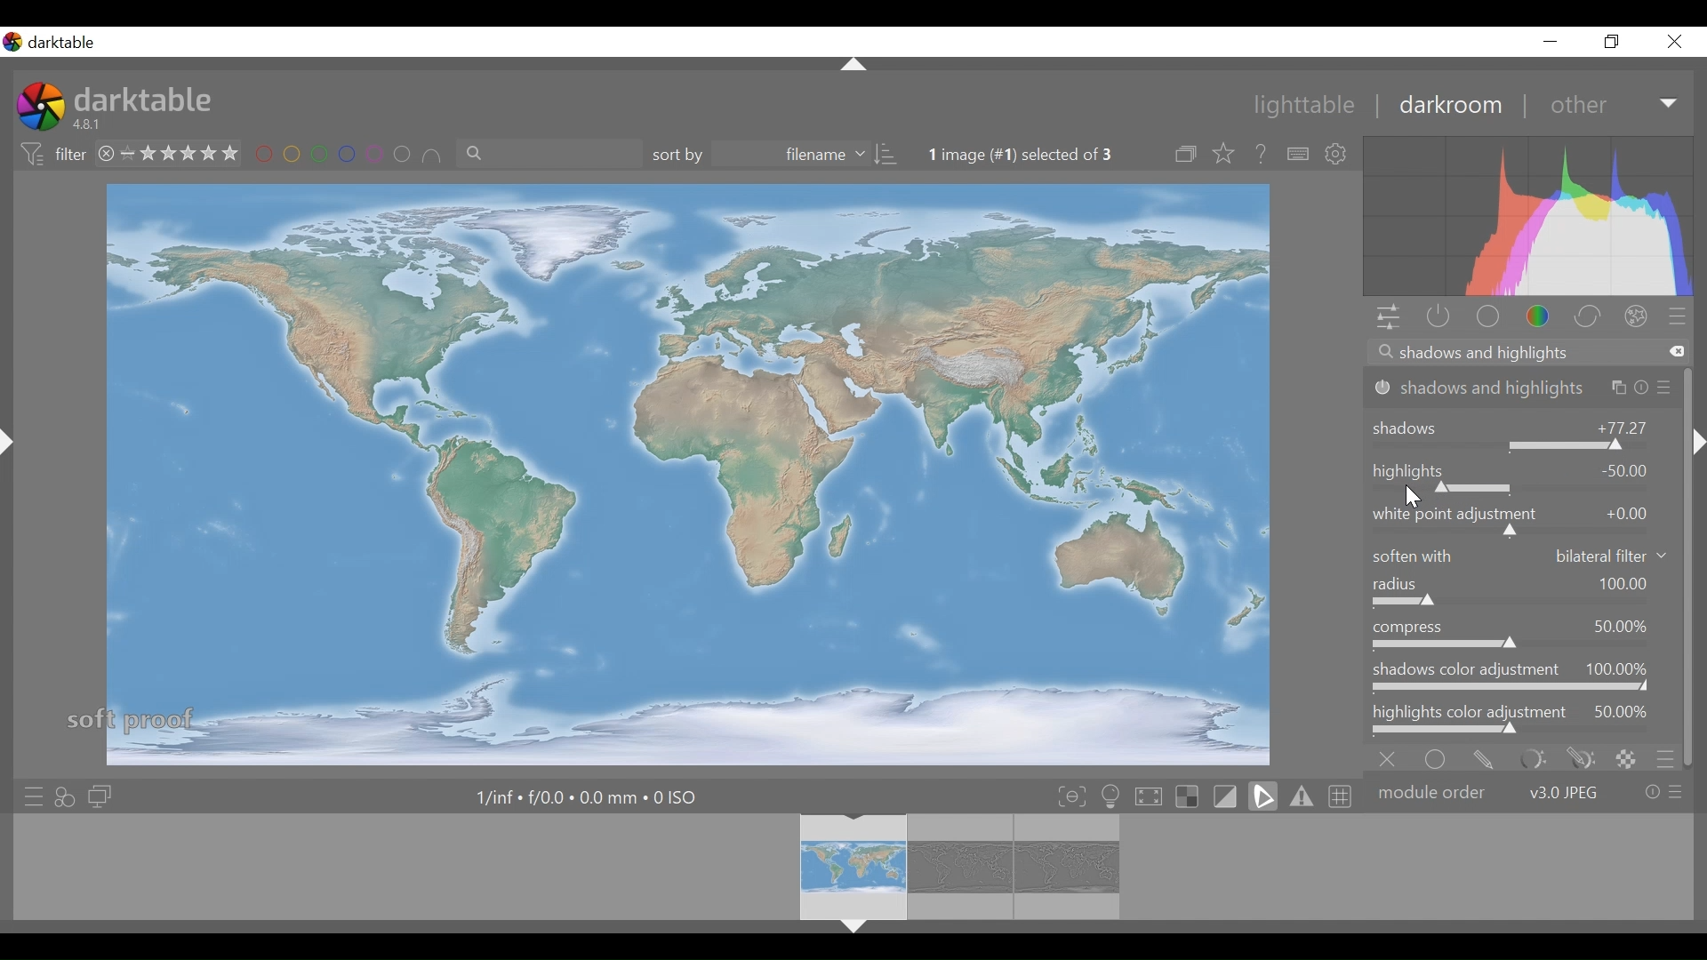 The width and height of the screenshot is (1707, 960). I want to click on help, so click(1261, 154).